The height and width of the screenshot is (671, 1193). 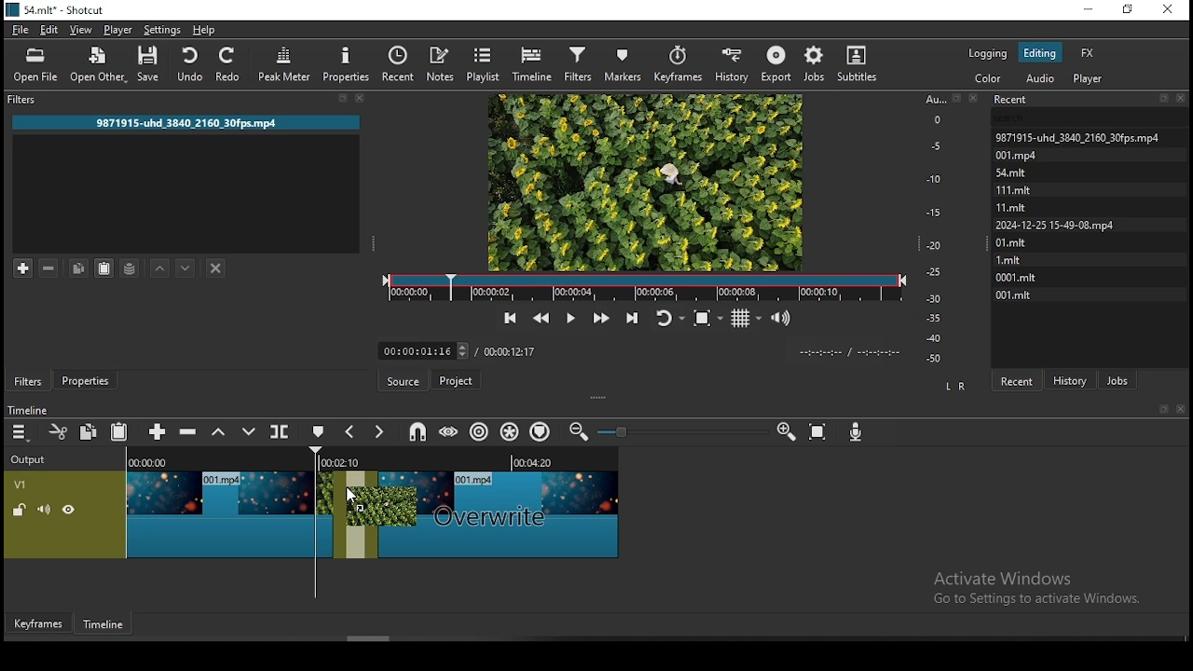 I want to click on deselect filter, so click(x=217, y=269).